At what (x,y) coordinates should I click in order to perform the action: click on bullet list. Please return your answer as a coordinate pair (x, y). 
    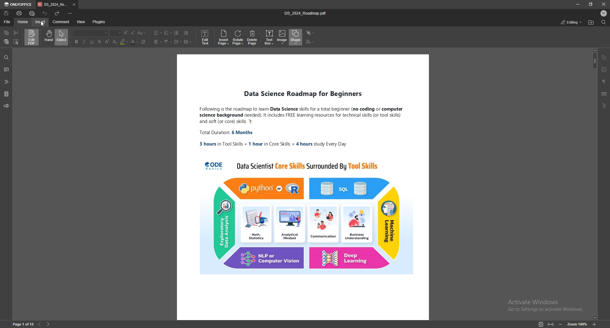
    Looking at the image, I should click on (158, 33).